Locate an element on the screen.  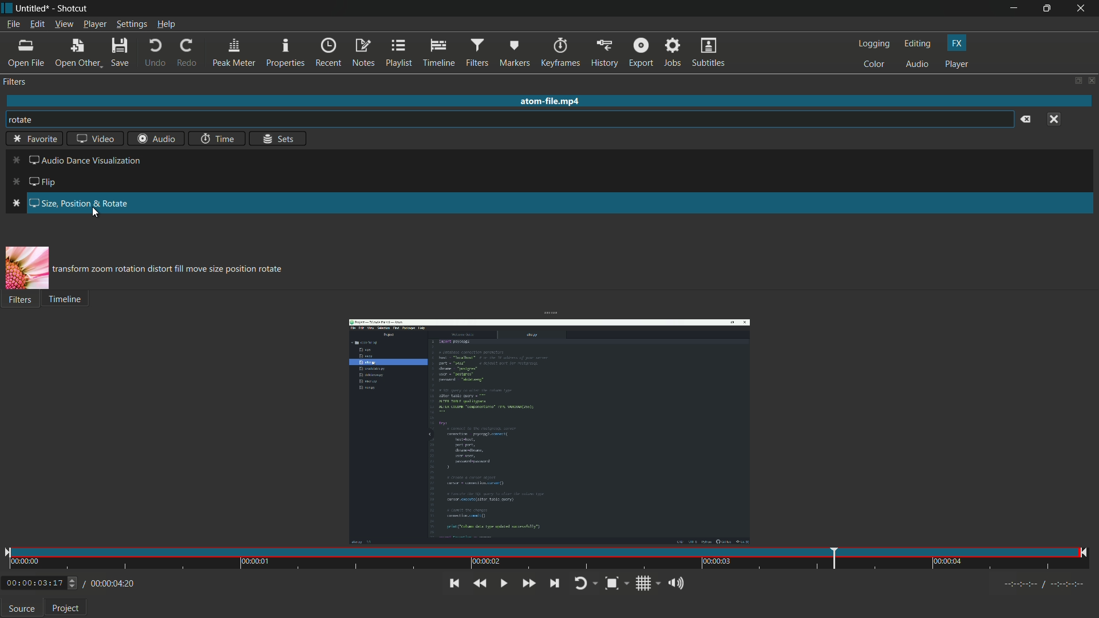
Timeline is located at coordinates (77, 303).